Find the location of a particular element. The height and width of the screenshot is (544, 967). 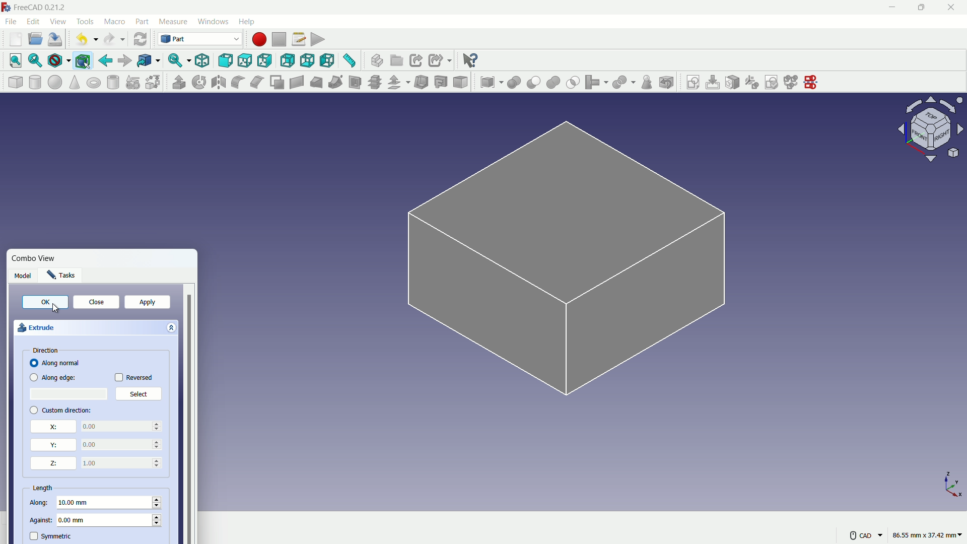

windows is located at coordinates (214, 21).